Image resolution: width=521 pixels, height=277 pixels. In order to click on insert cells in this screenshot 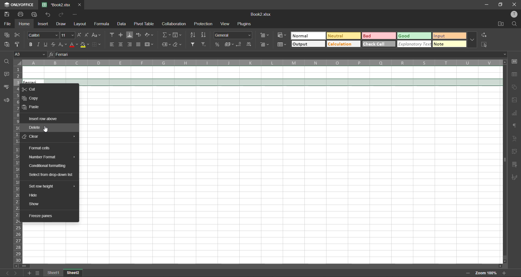, I will do `click(265, 35)`.